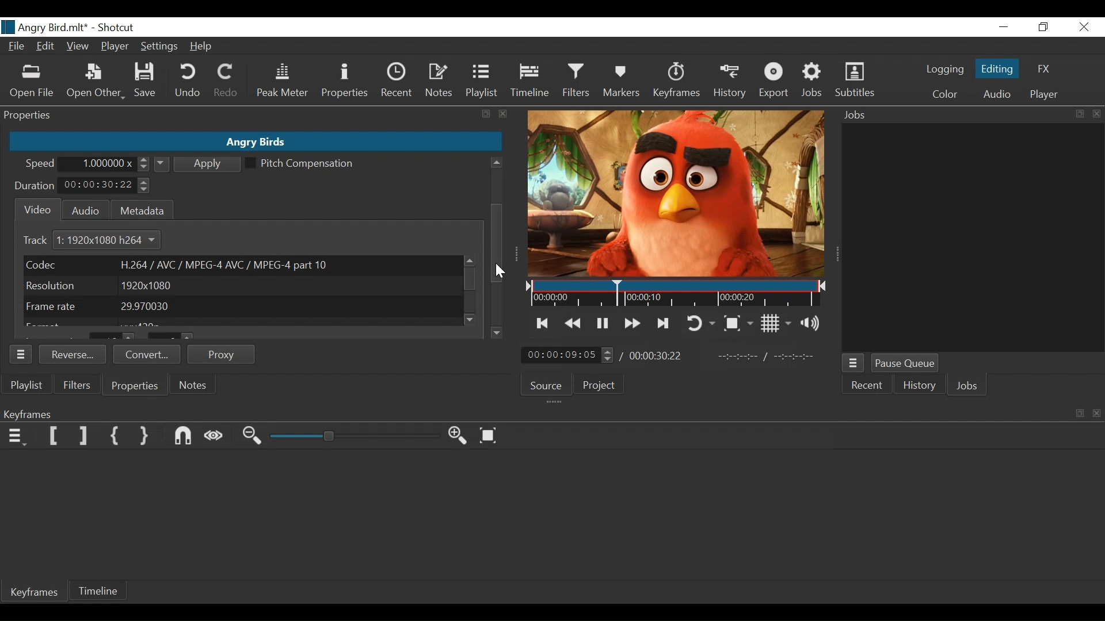 Image resolution: width=1105 pixels, height=621 pixels. Describe the element at coordinates (547, 384) in the screenshot. I see `Source` at that location.